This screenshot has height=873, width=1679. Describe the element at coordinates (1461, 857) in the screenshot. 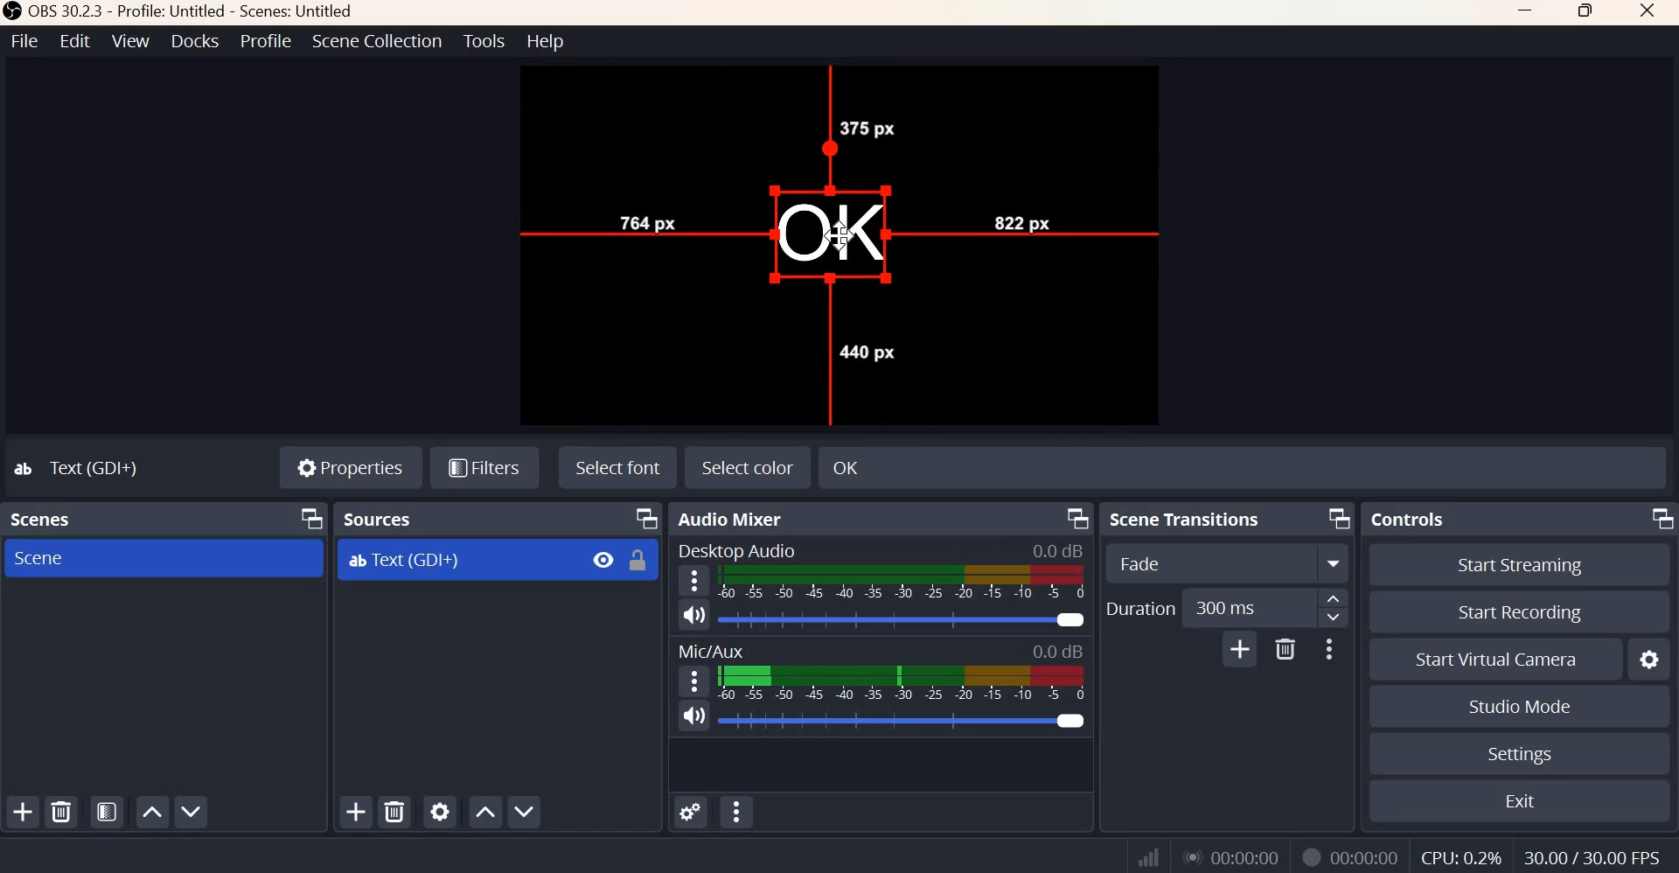

I see `CPU Usage` at that location.